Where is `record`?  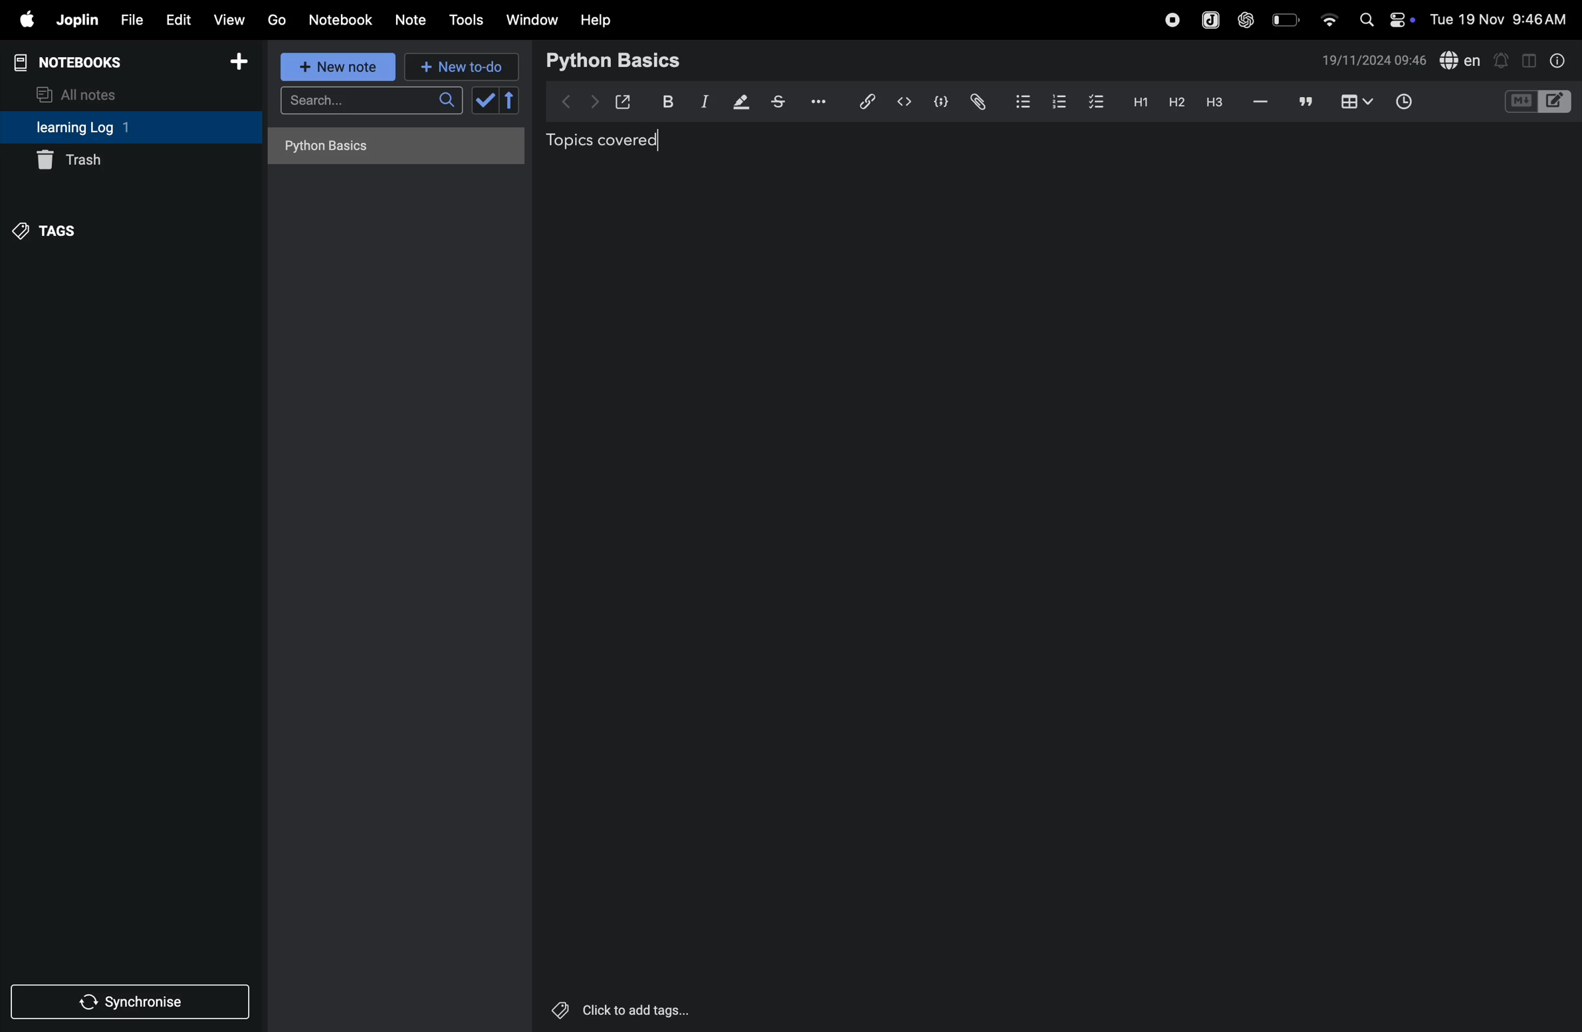
record is located at coordinates (1172, 18).